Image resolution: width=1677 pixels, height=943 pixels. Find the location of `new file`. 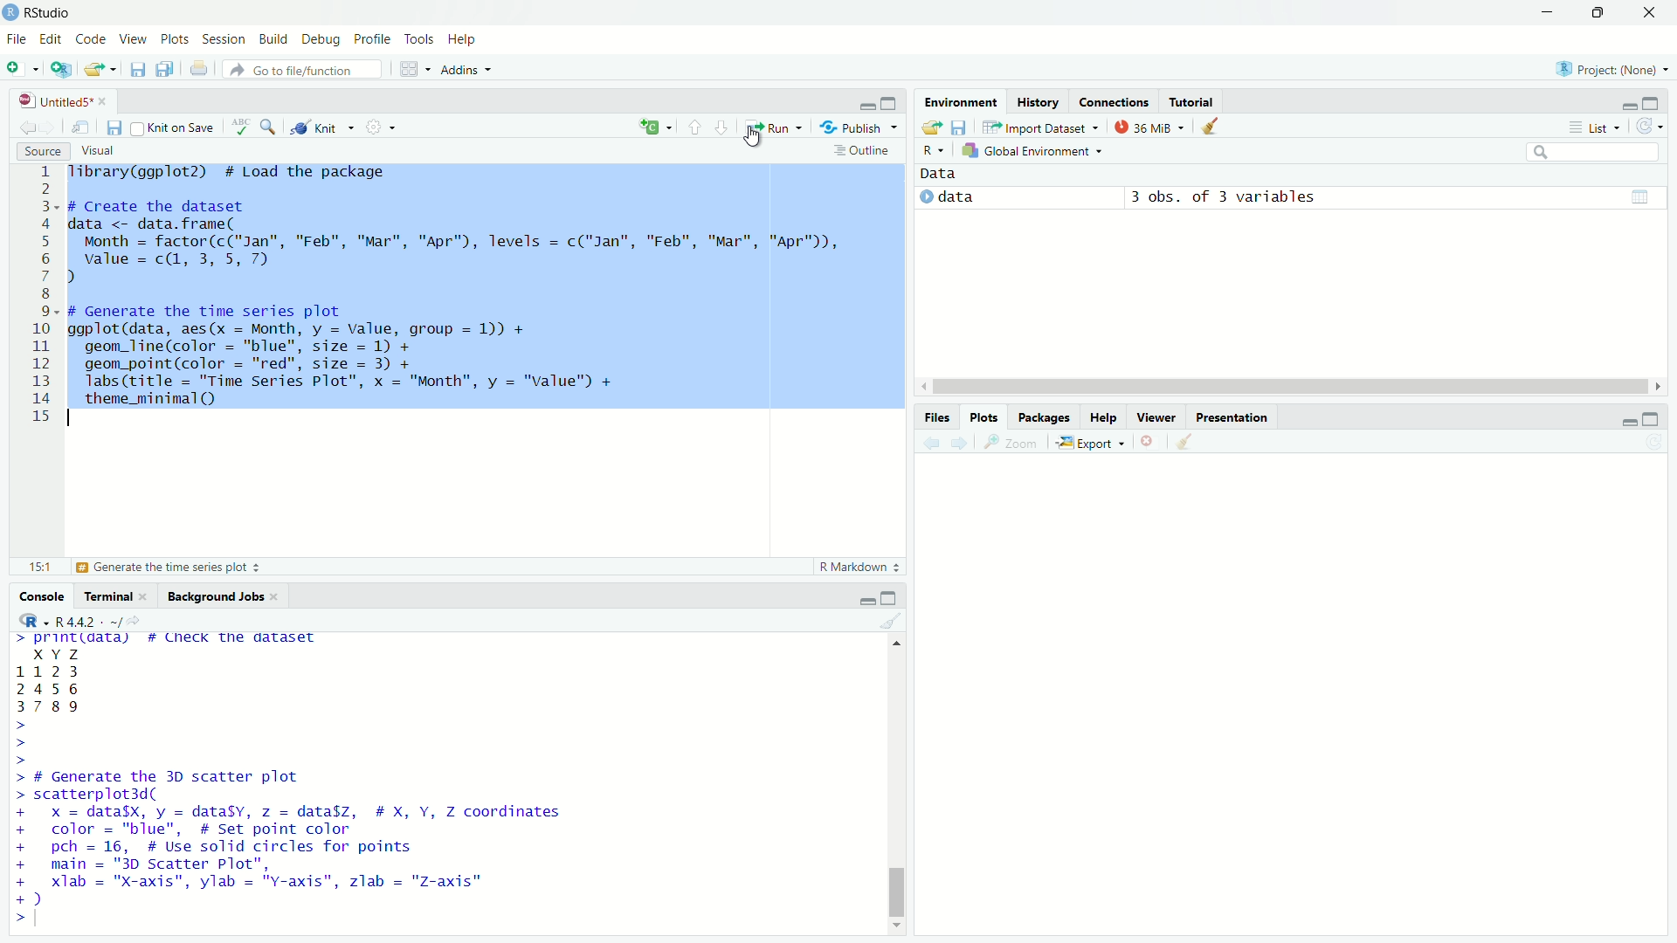

new file is located at coordinates (22, 68).